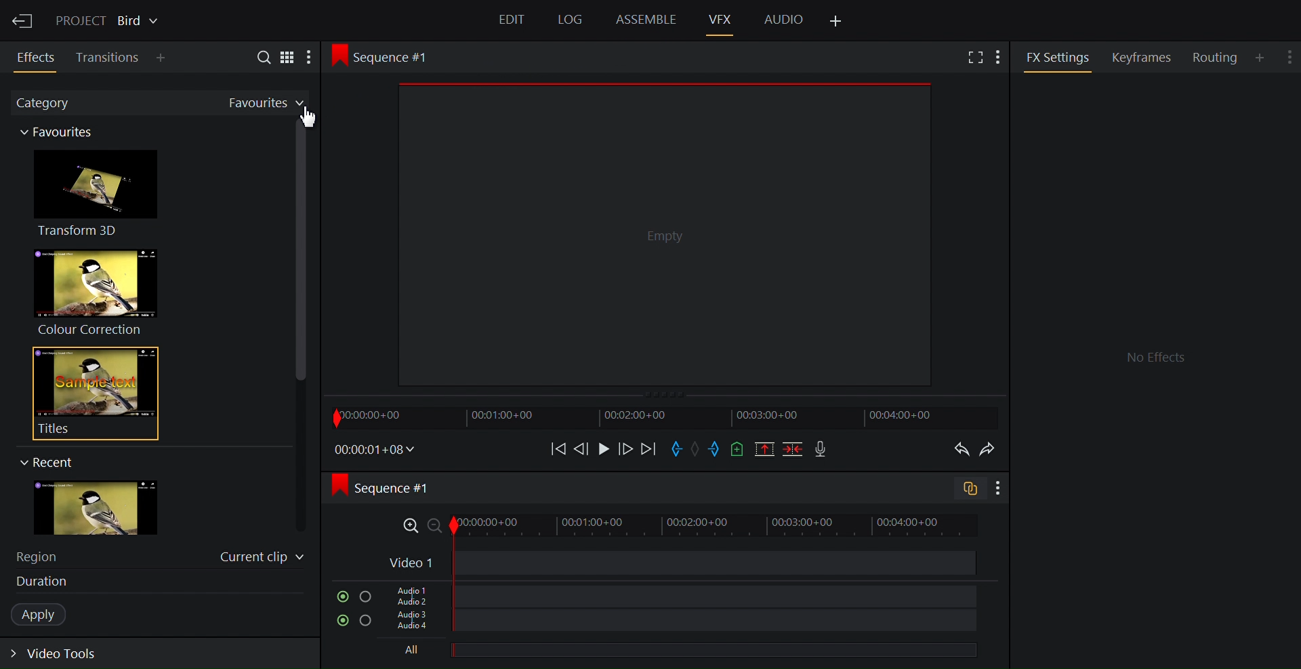 Image resolution: width=1301 pixels, height=669 pixels. What do you see at coordinates (958, 450) in the screenshot?
I see `Undo` at bounding box center [958, 450].